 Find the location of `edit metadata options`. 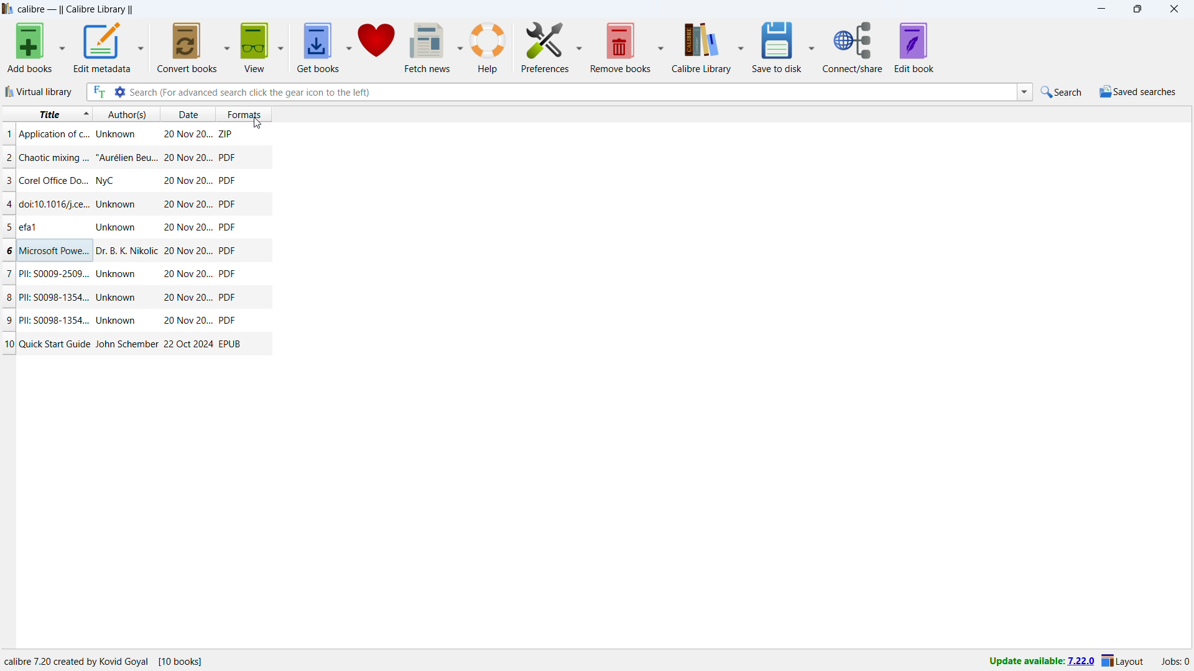

edit metadata options is located at coordinates (141, 47).